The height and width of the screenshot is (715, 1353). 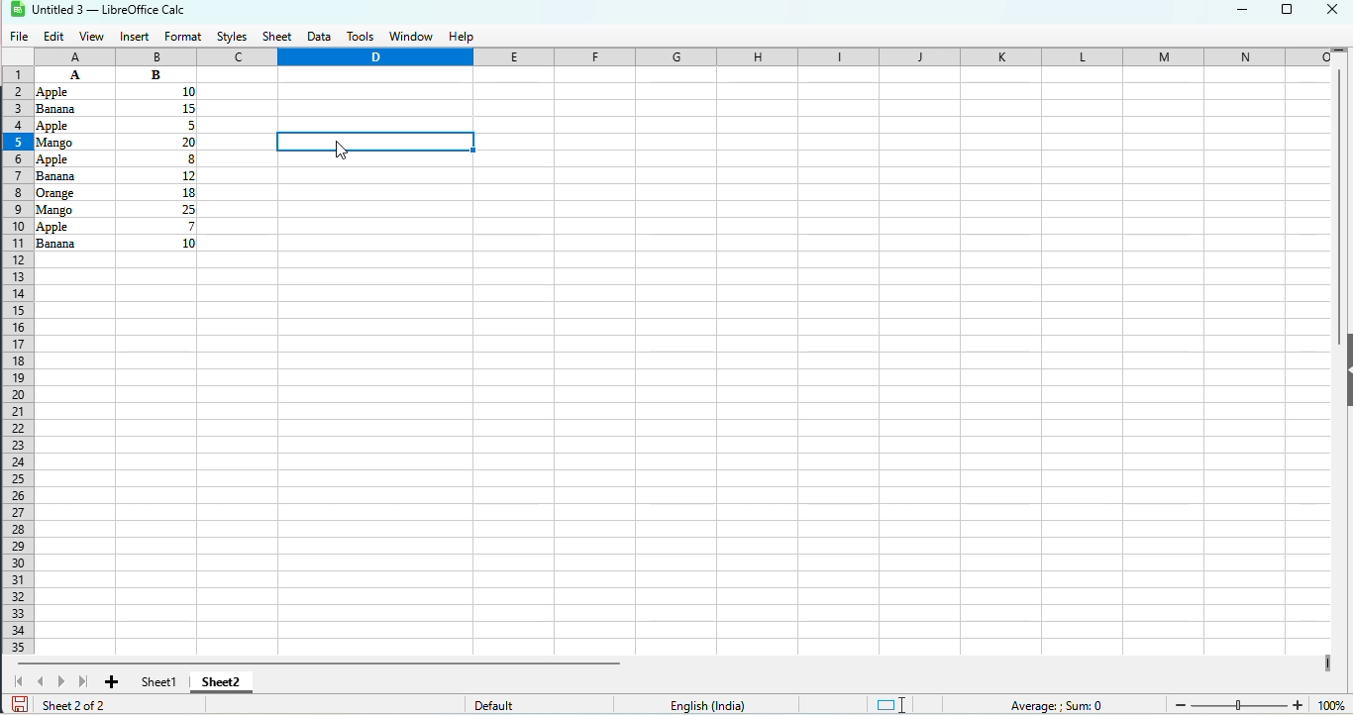 What do you see at coordinates (1344, 370) in the screenshot?
I see `show` at bounding box center [1344, 370].